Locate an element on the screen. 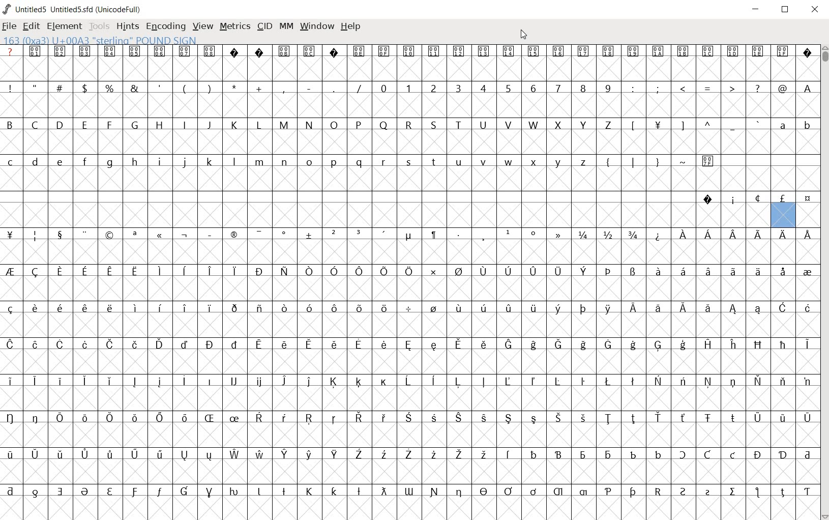 This screenshot has width=829, height=520. Symbol is located at coordinates (35, 380).